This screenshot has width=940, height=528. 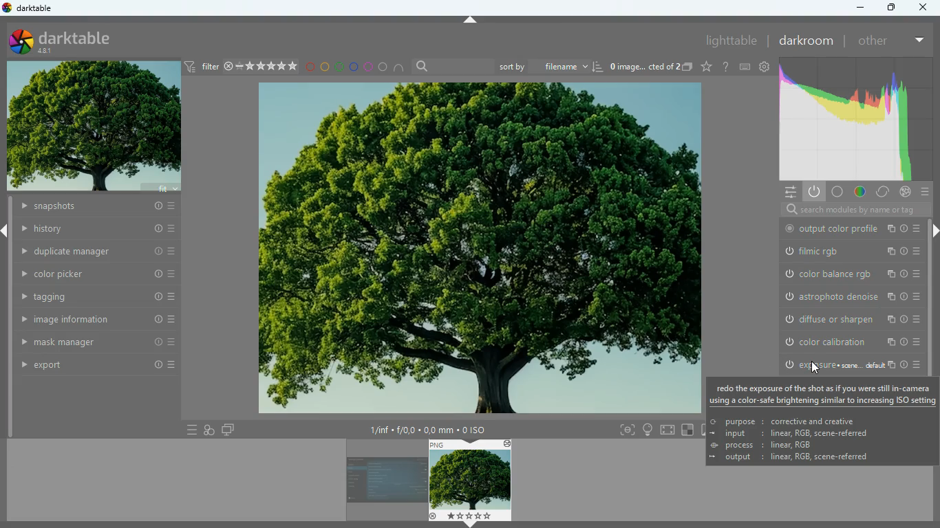 What do you see at coordinates (92, 206) in the screenshot?
I see `history` at bounding box center [92, 206].